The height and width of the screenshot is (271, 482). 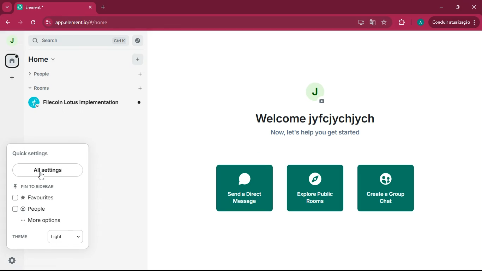 I want to click on app.element.io/#/home, so click(x=114, y=22).